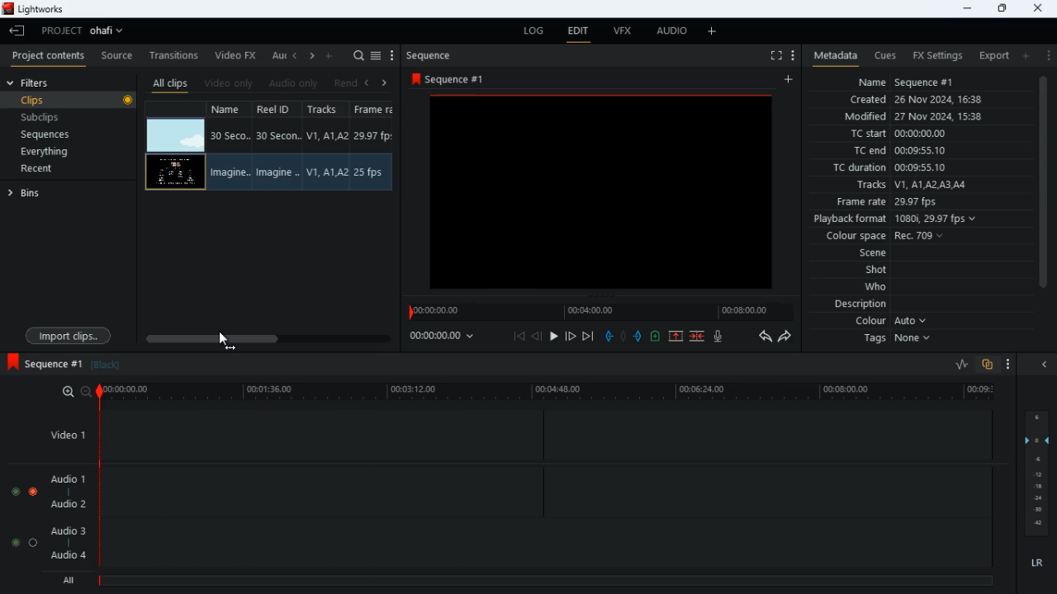 This screenshot has width=1057, height=594. Describe the element at coordinates (674, 31) in the screenshot. I see `audio` at that location.